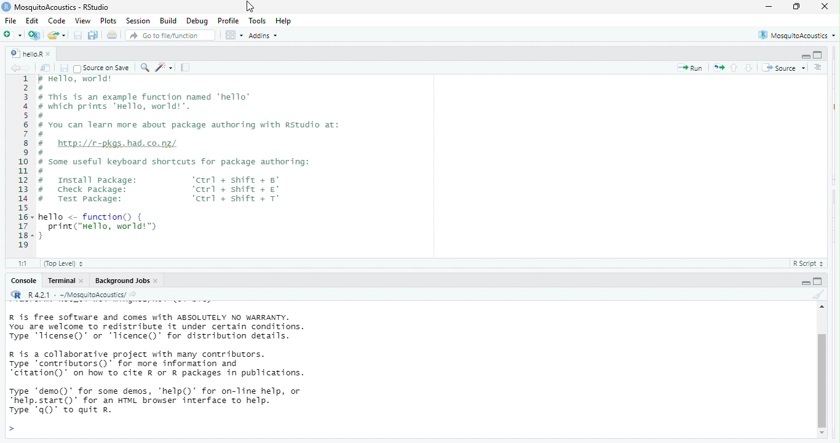 The width and height of the screenshot is (840, 443). I want to click on typing cursor, so click(16, 429).